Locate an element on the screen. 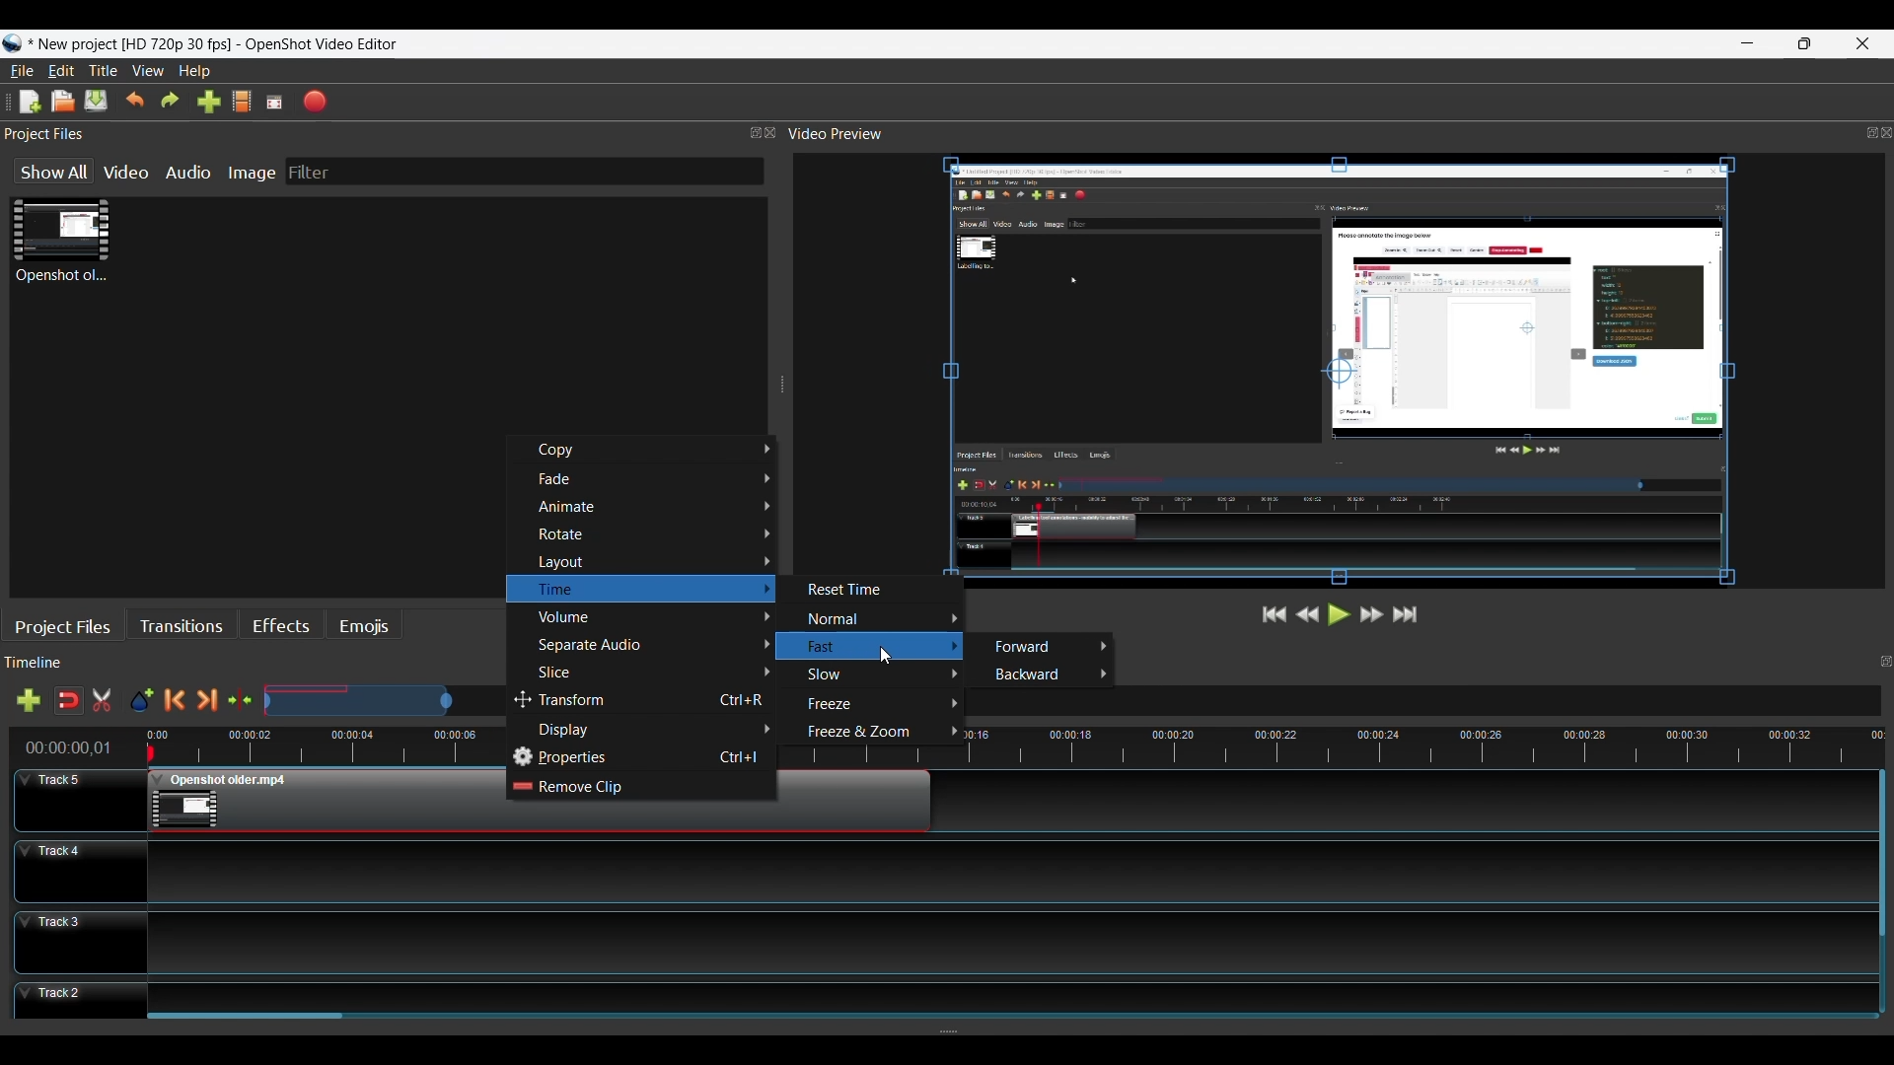 This screenshot has height=1065, width=1894. Choose File is located at coordinates (246, 103).